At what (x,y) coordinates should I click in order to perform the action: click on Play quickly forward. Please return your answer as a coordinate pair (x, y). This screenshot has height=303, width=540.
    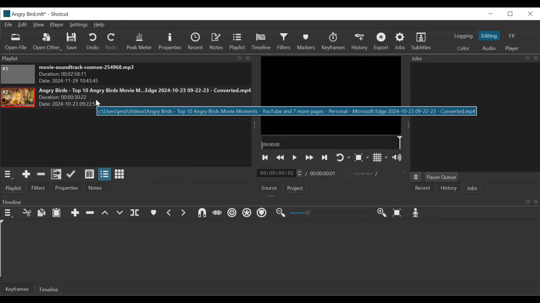
    Looking at the image, I should click on (309, 158).